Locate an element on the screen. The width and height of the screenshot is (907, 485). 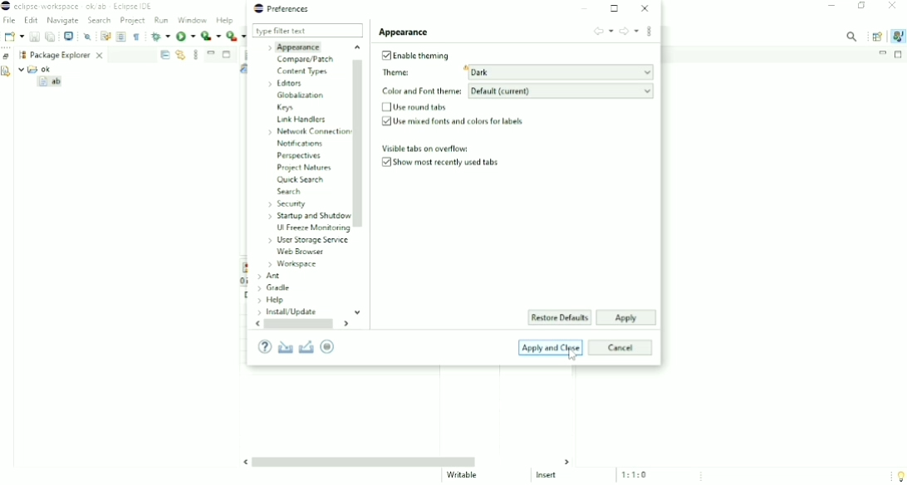
Save All is located at coordinates (51, 37).